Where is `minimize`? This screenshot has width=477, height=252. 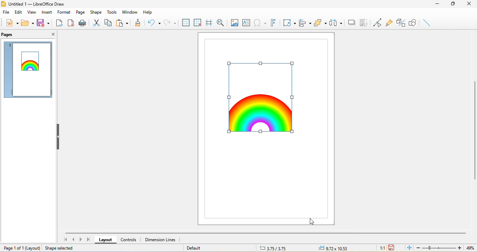 minimize is located at coordinates (437, 5).